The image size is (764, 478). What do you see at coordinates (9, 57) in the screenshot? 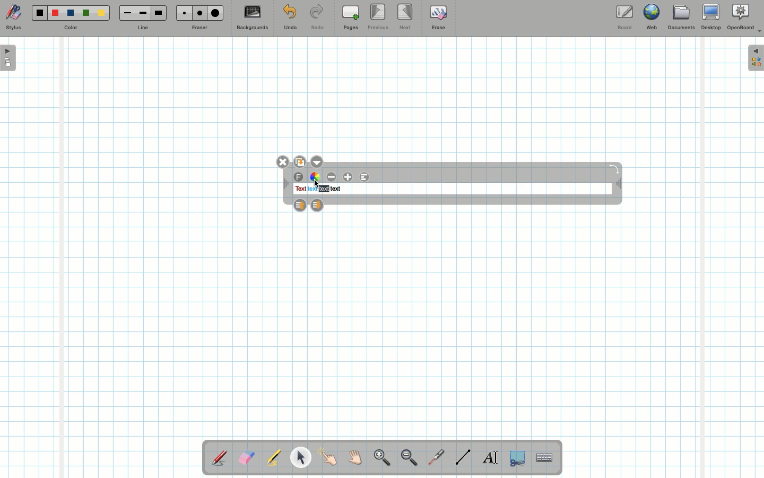
I see `Open pages` at bounding box center [9, 57].